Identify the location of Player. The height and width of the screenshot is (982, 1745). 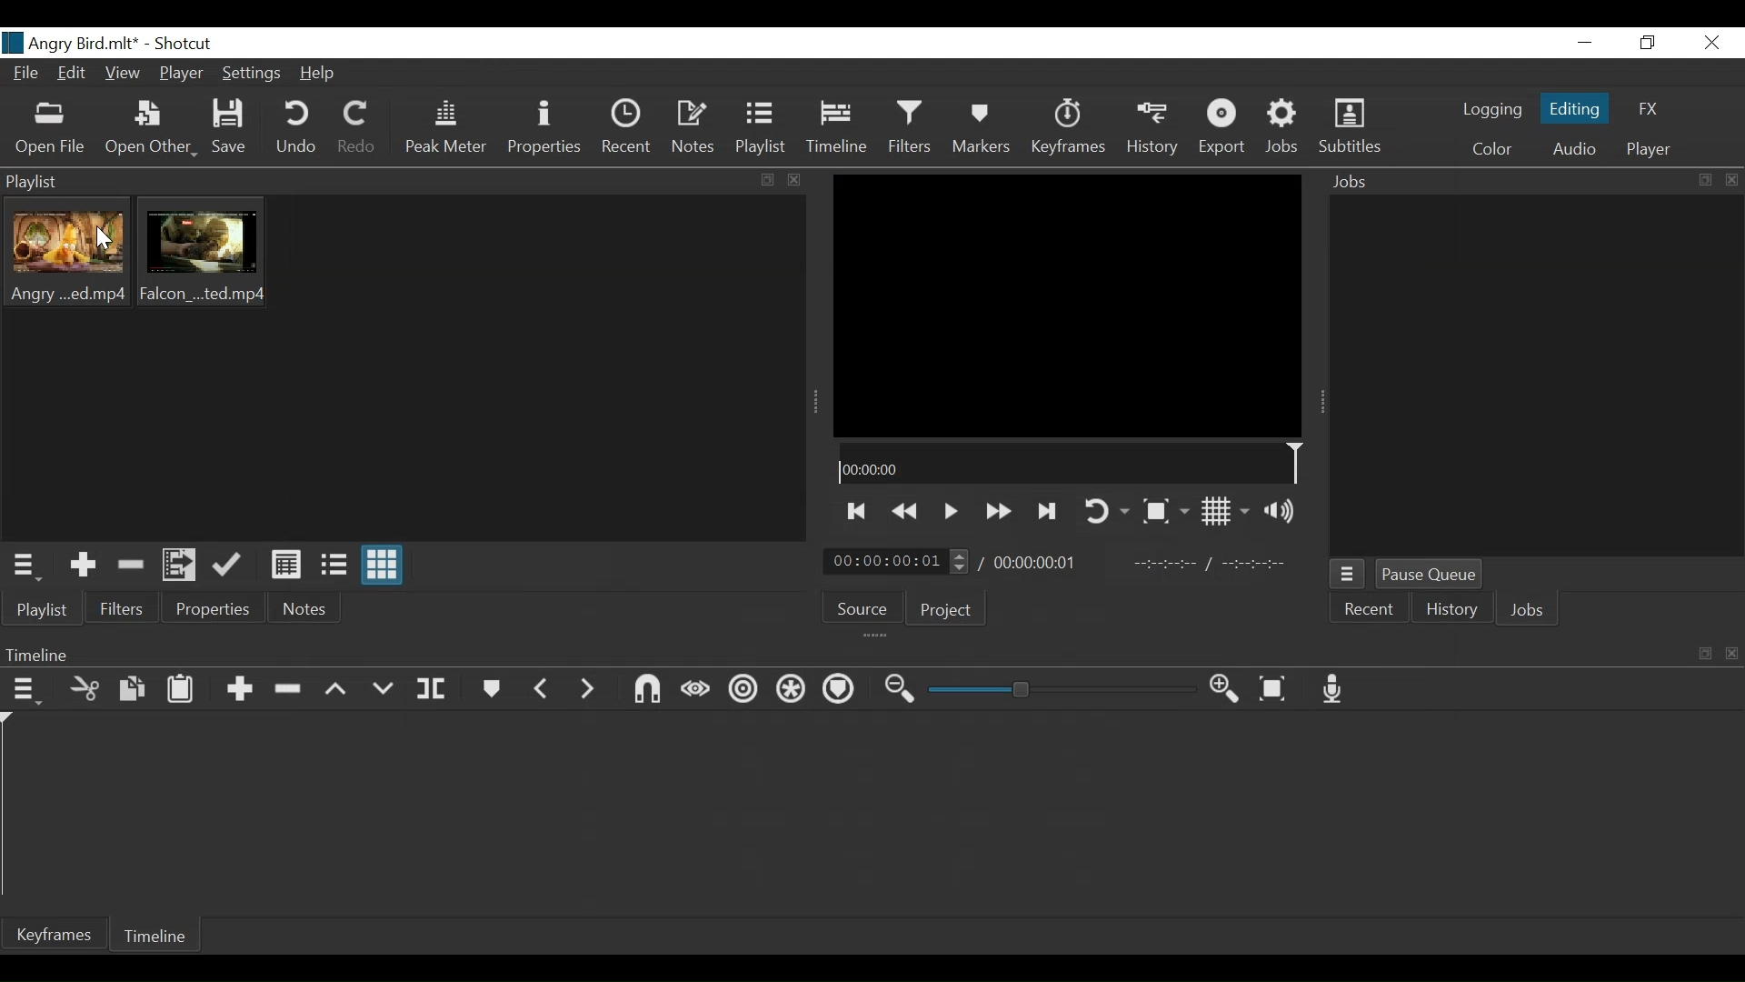
(182, 73).